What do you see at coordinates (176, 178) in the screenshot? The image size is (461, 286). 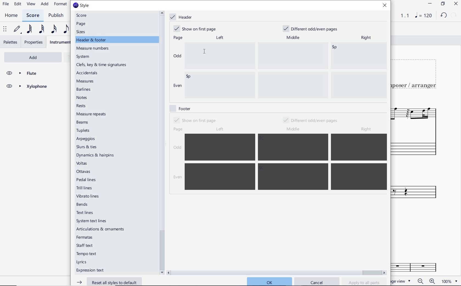 I see `even` at bounding box center [176, 178].